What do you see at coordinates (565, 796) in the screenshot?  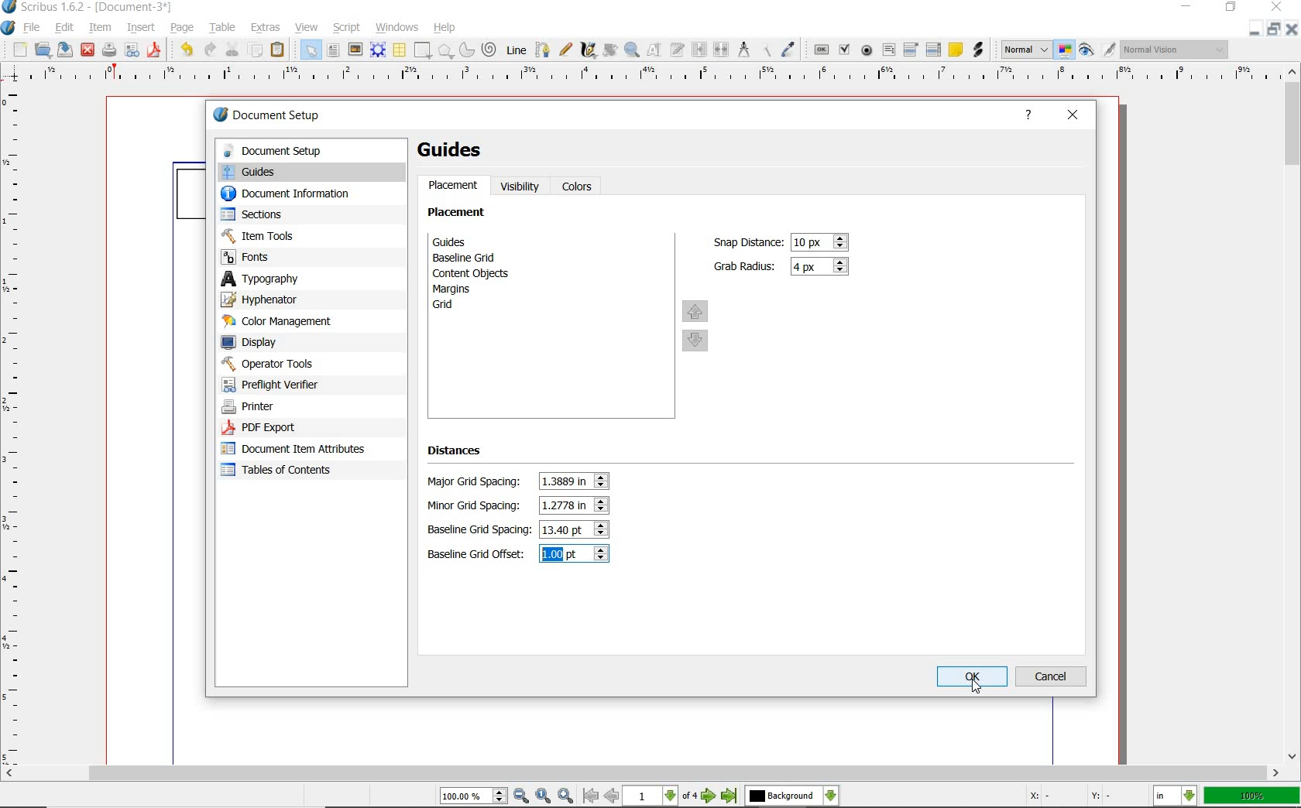 I see `zoom in` at bounding box center [565, 796].